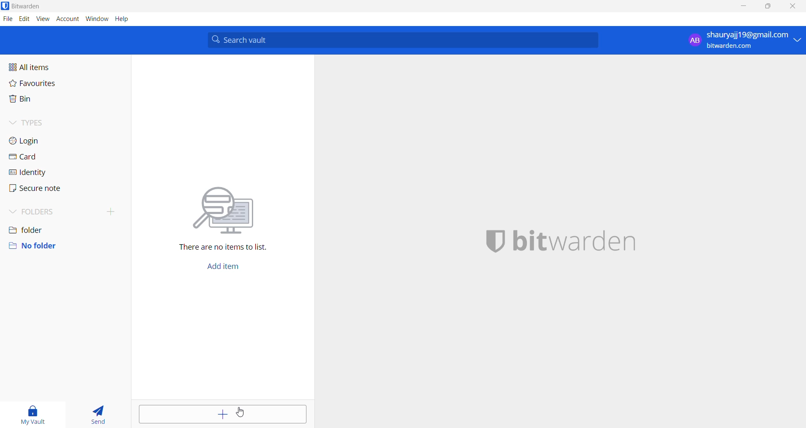  Describe the element at coordinates (560, 243) in the screenshot. I see `application name and logo` at that location.